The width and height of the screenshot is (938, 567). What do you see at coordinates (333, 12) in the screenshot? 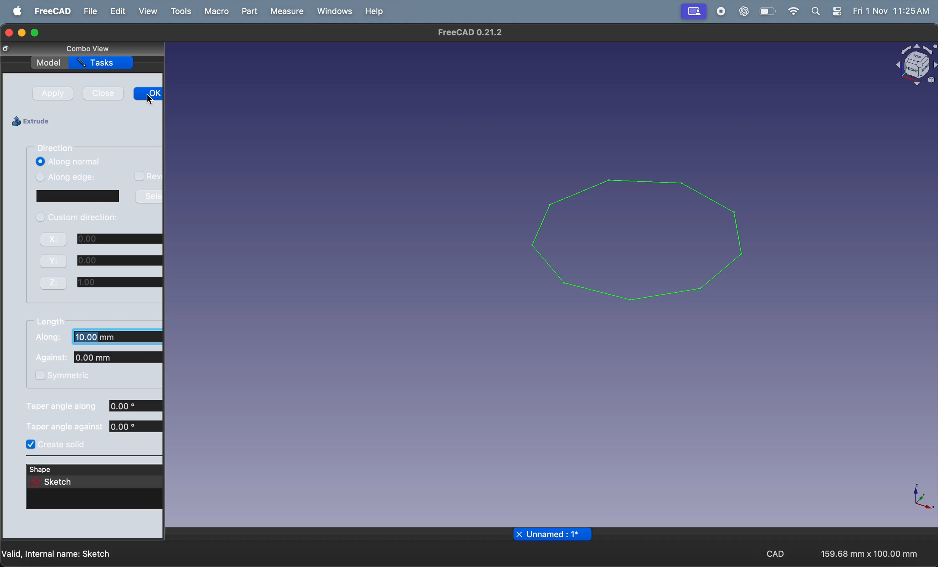
I see `windows` at bounding box center [333, 12].